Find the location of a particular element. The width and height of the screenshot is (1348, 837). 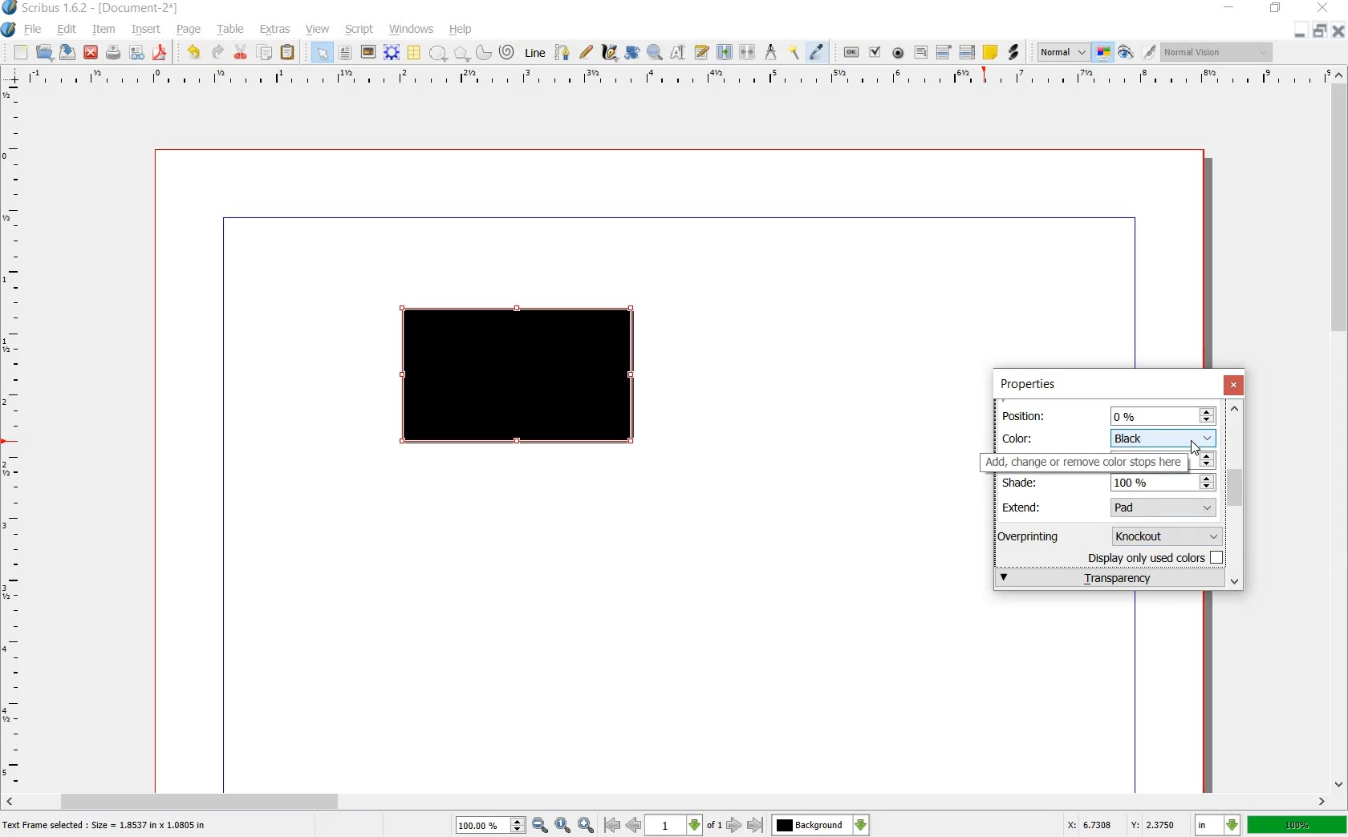

pdf list box is located at coordinates (967, 51).